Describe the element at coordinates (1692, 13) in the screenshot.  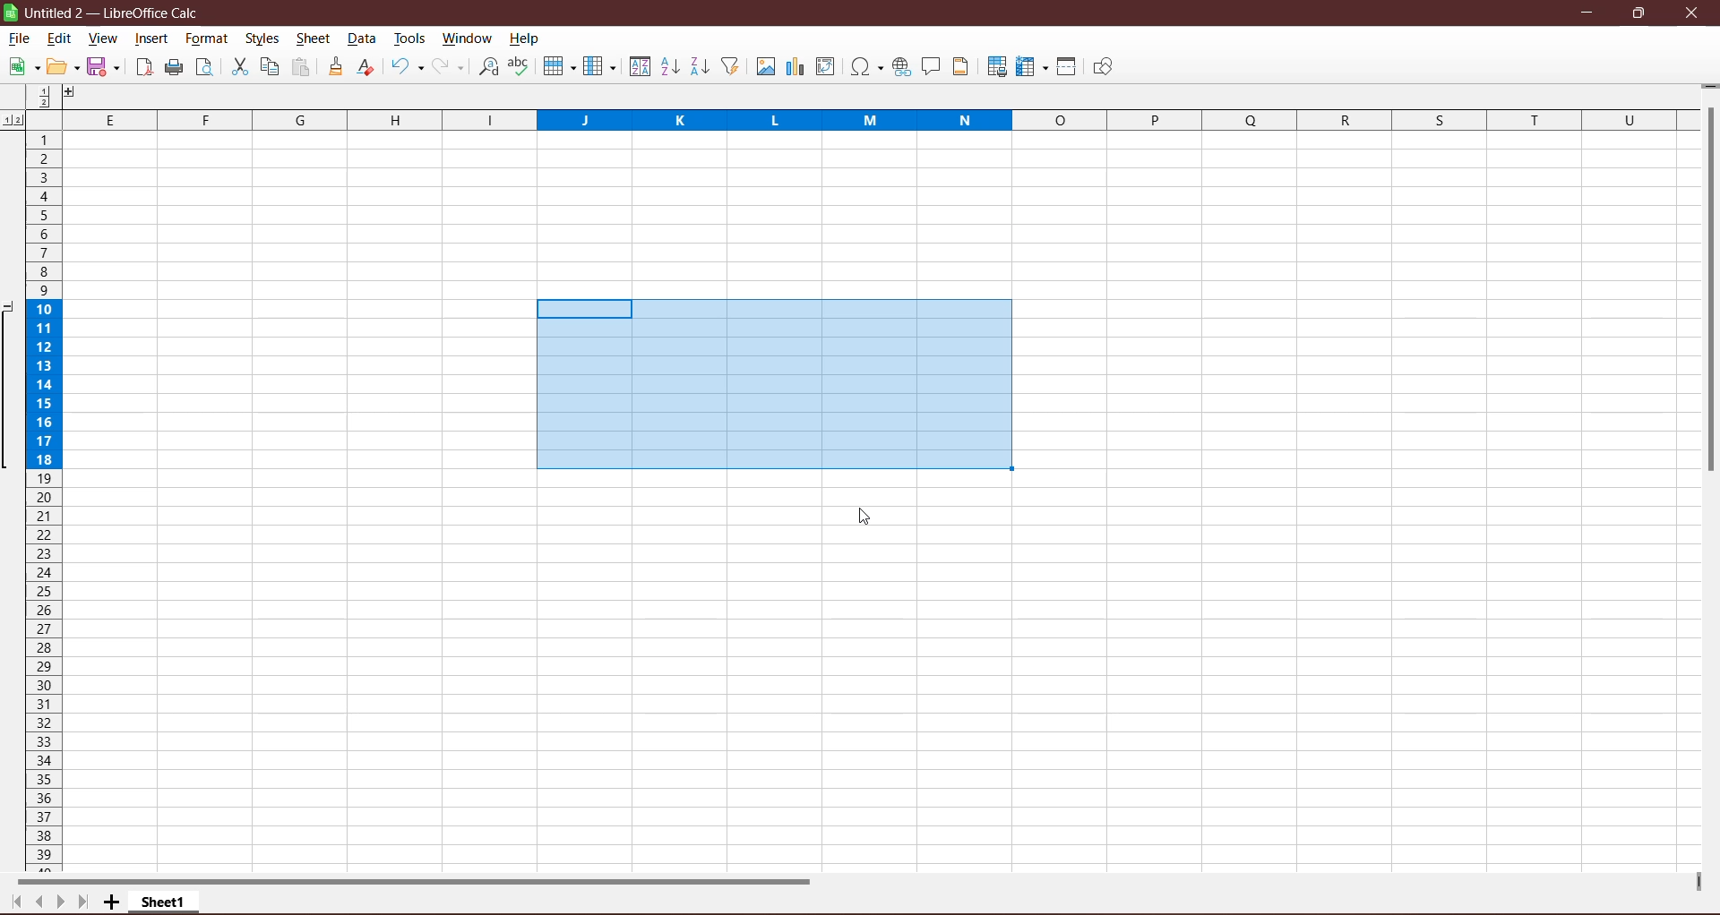
I see `Close` at that location.